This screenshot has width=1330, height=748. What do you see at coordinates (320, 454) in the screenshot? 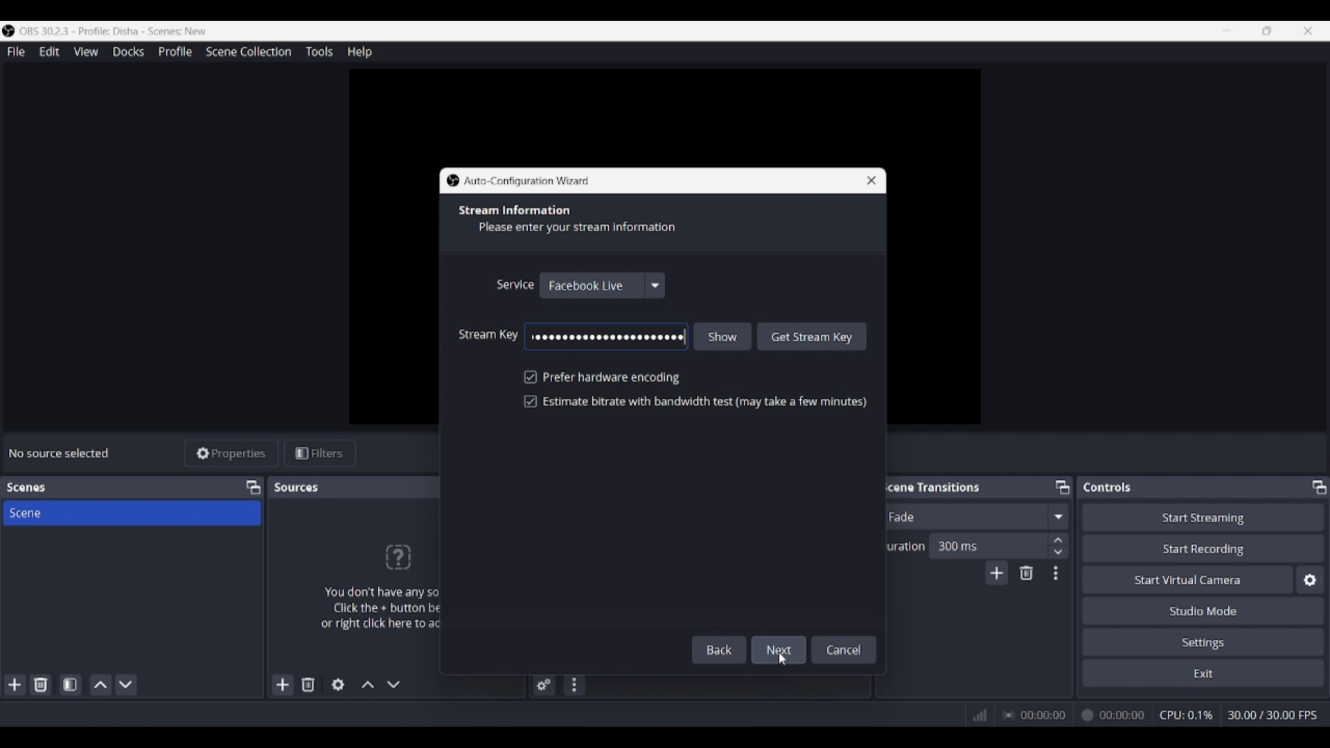
I see `Filters` at bounding box center [320, 454].